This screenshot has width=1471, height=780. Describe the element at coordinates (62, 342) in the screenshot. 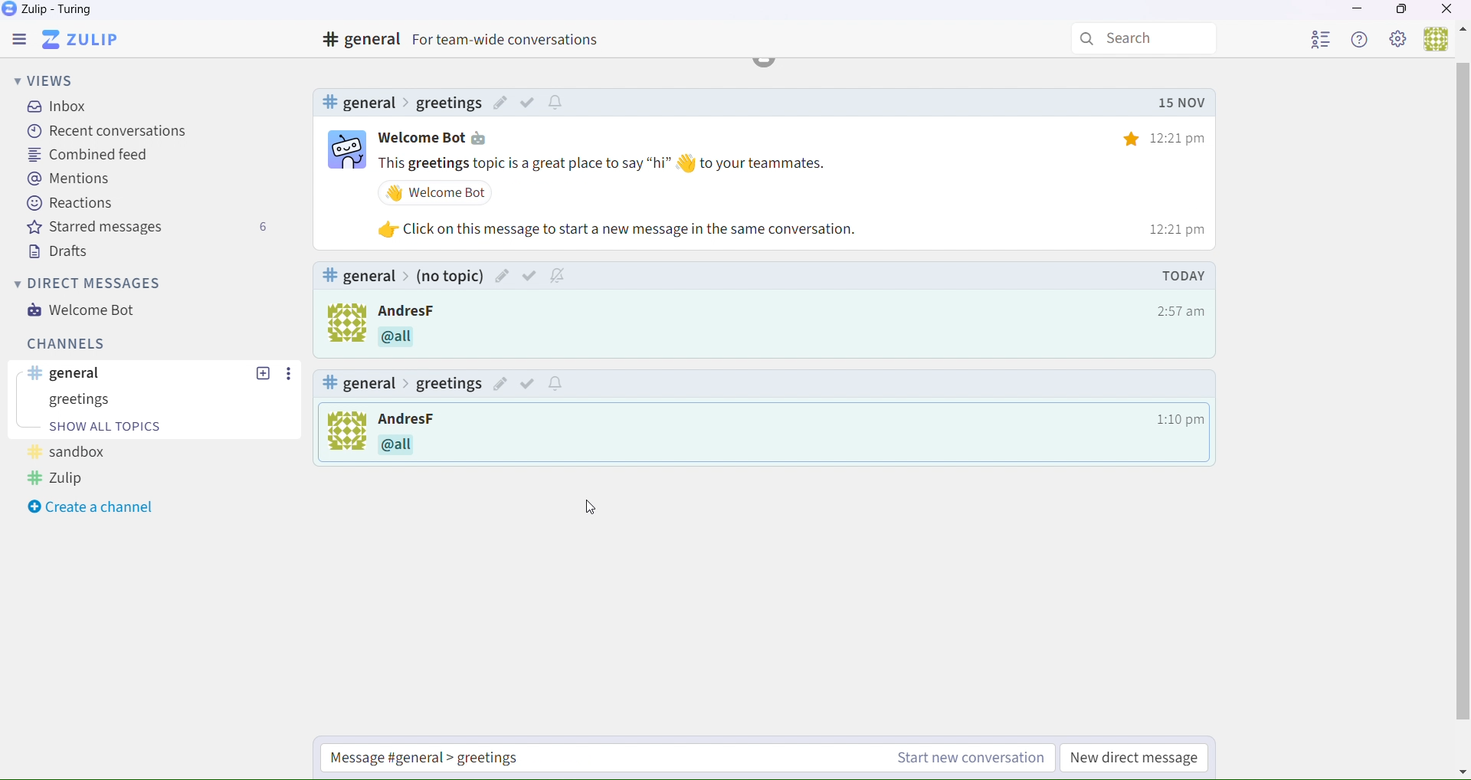

I see `Channels` at that location.